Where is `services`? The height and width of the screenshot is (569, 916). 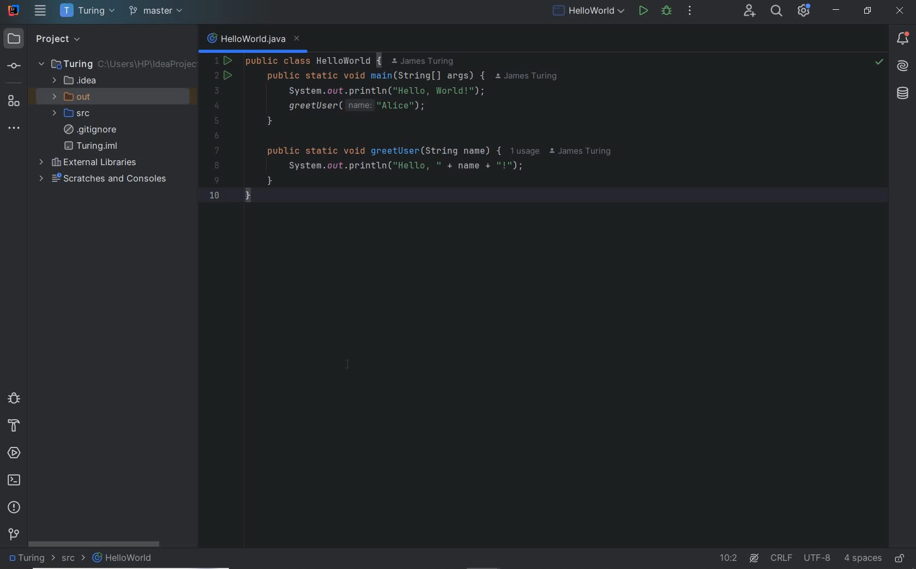 services is located at coordinates (15, 453).